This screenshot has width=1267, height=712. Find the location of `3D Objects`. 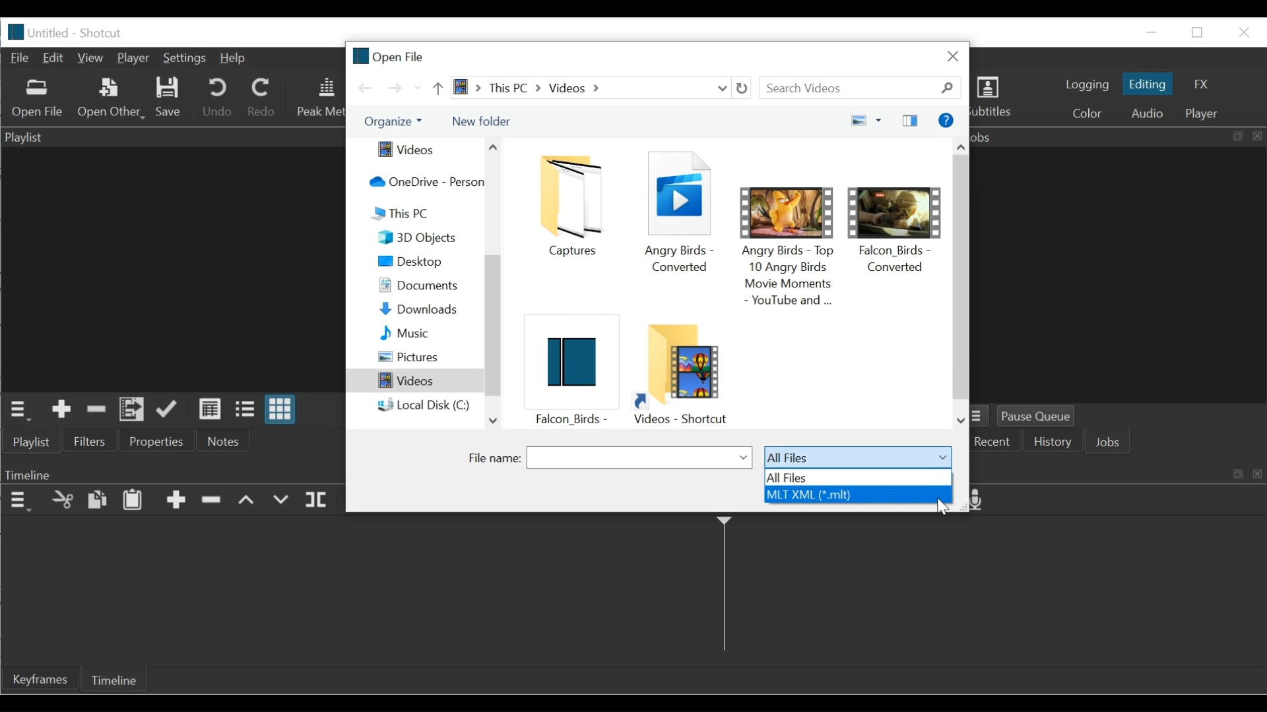

3D Objects is located at coordinates (428, 237).